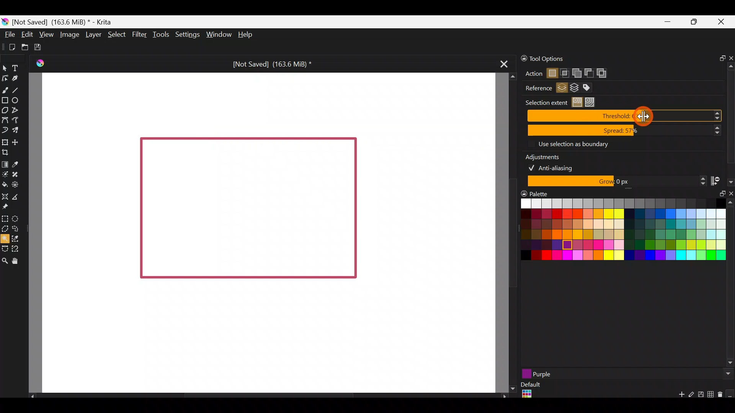 The height and width of the screenshot is (413, 735). I want to click on Settings, so click(186, 33).